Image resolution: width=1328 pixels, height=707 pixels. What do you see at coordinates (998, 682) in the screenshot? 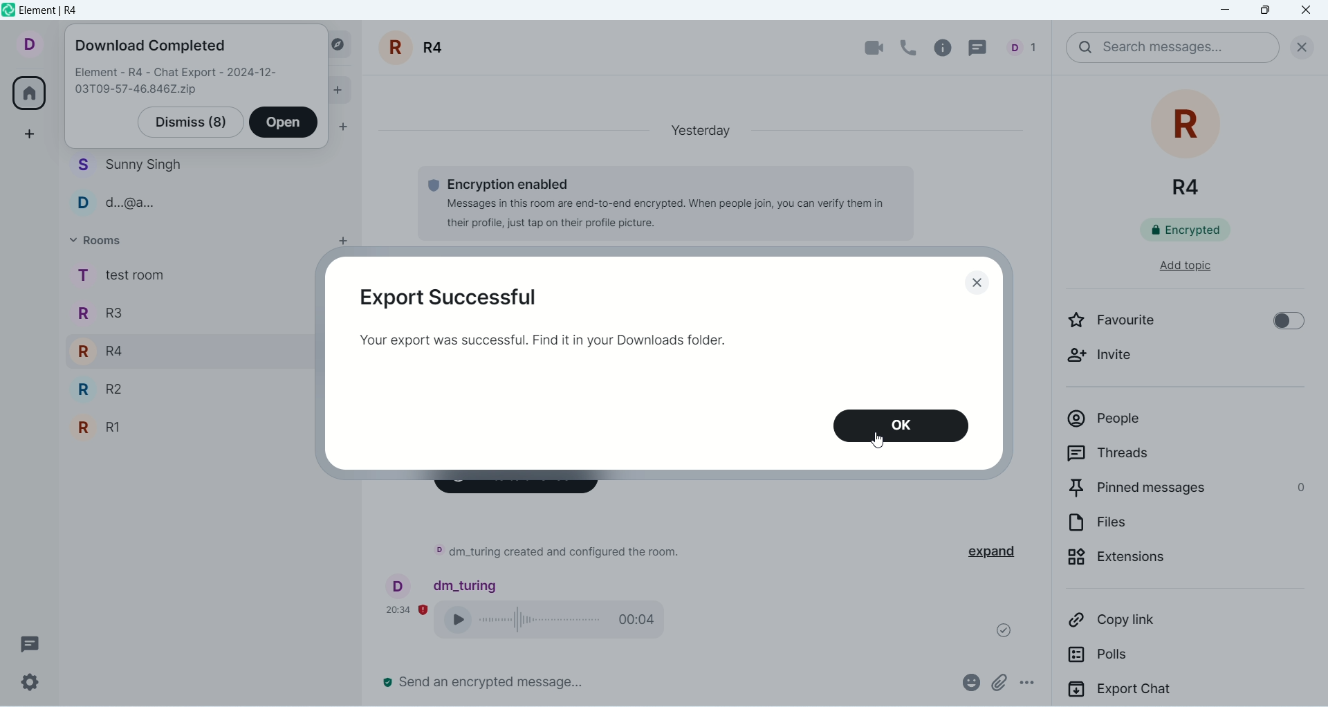
I see `attachment` at bounding box center [998, 682].